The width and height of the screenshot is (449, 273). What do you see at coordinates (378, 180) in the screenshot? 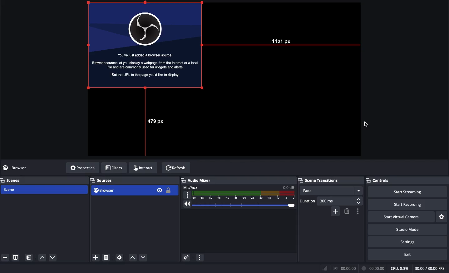
I see `Controls` at bounding box center [378, 180].